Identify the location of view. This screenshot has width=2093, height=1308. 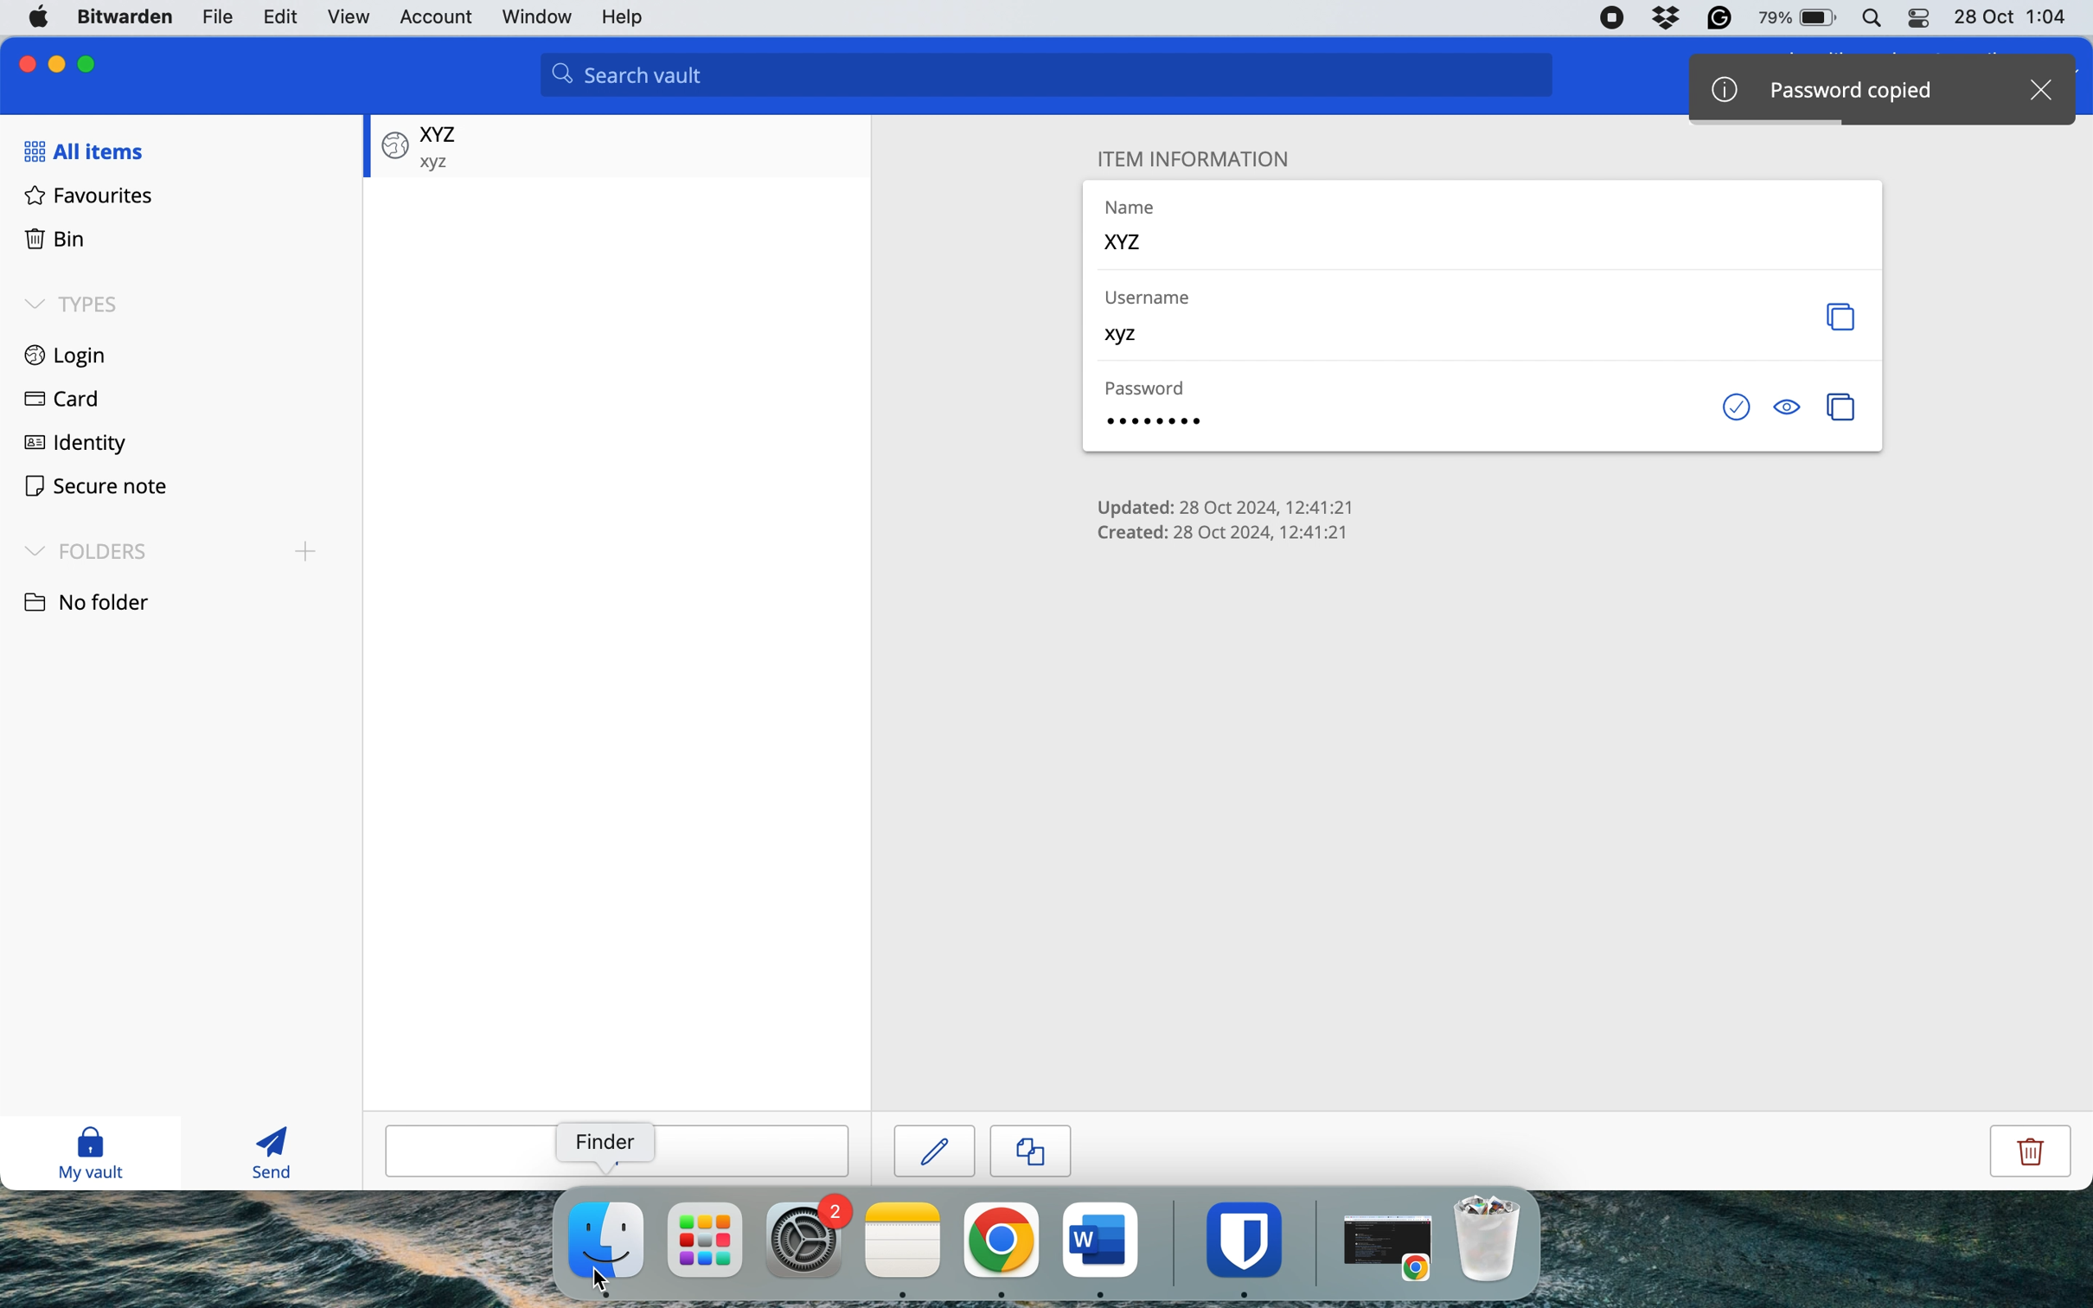
(350, 16).